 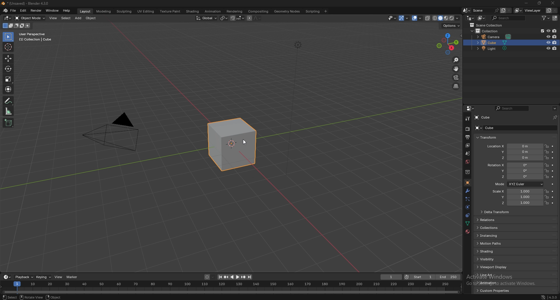 I want to click on toggle xray, so click(x=427, y=18).